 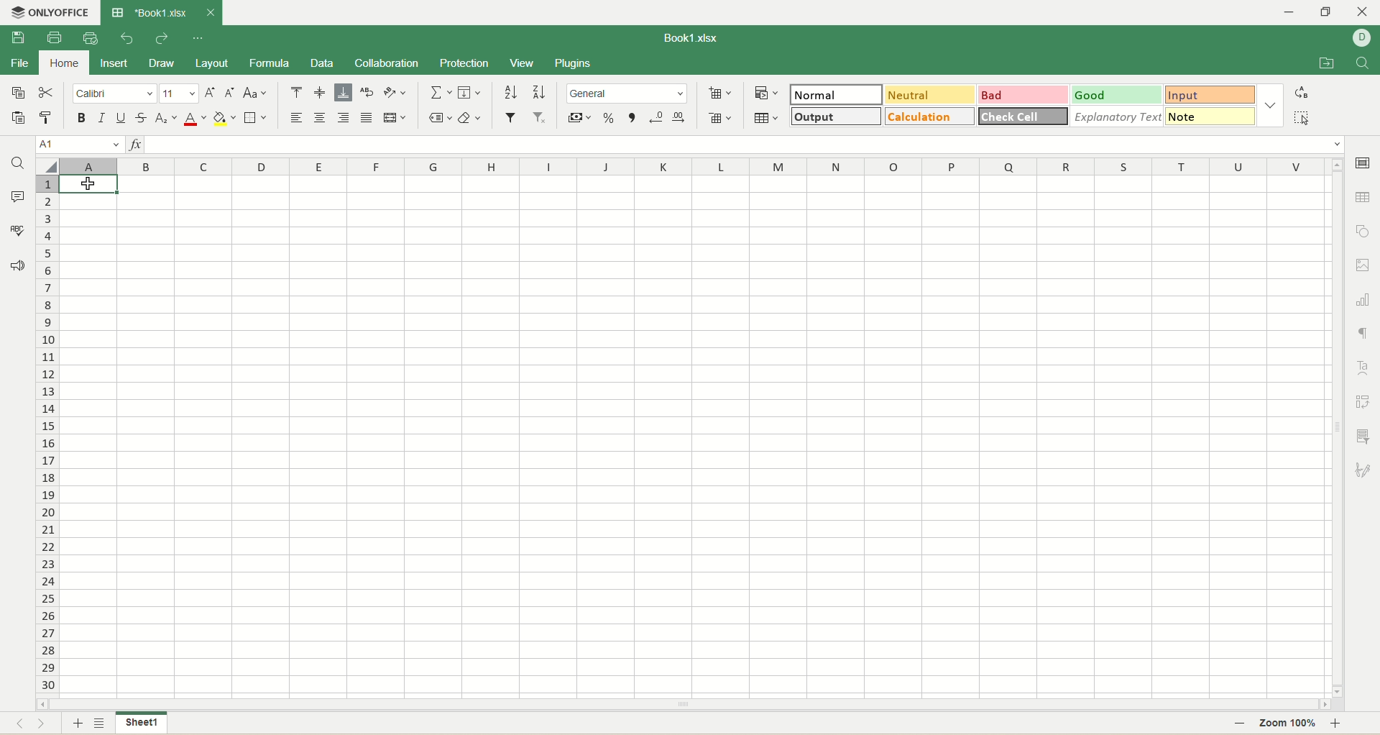 What do you see at coordinates (441, 118) in the screenshot?
I see `named ranges` at bounding box center [441, 118].